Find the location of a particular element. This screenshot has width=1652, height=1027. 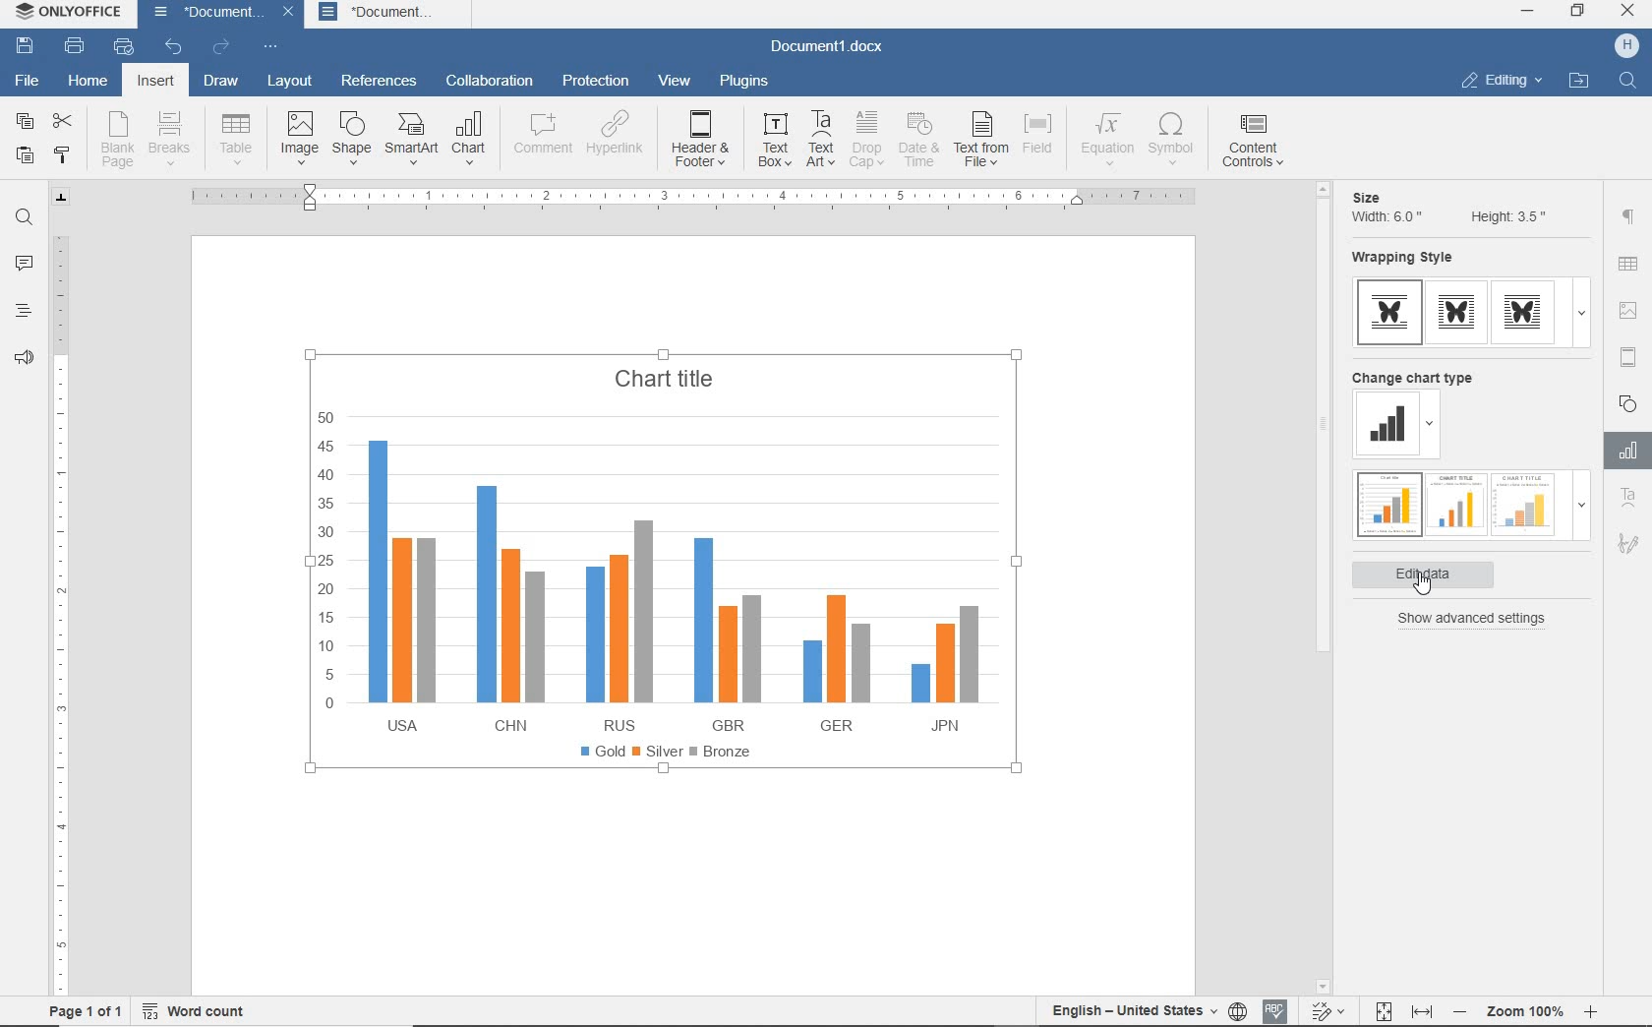

Signature settings is located at coordinates (1627, 548).